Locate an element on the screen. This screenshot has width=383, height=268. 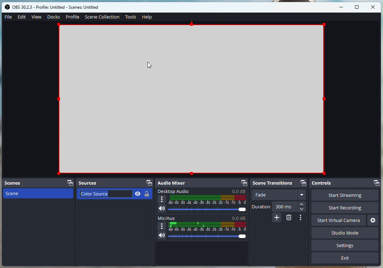
Mic/Aux is located at coordinates (202, 228).